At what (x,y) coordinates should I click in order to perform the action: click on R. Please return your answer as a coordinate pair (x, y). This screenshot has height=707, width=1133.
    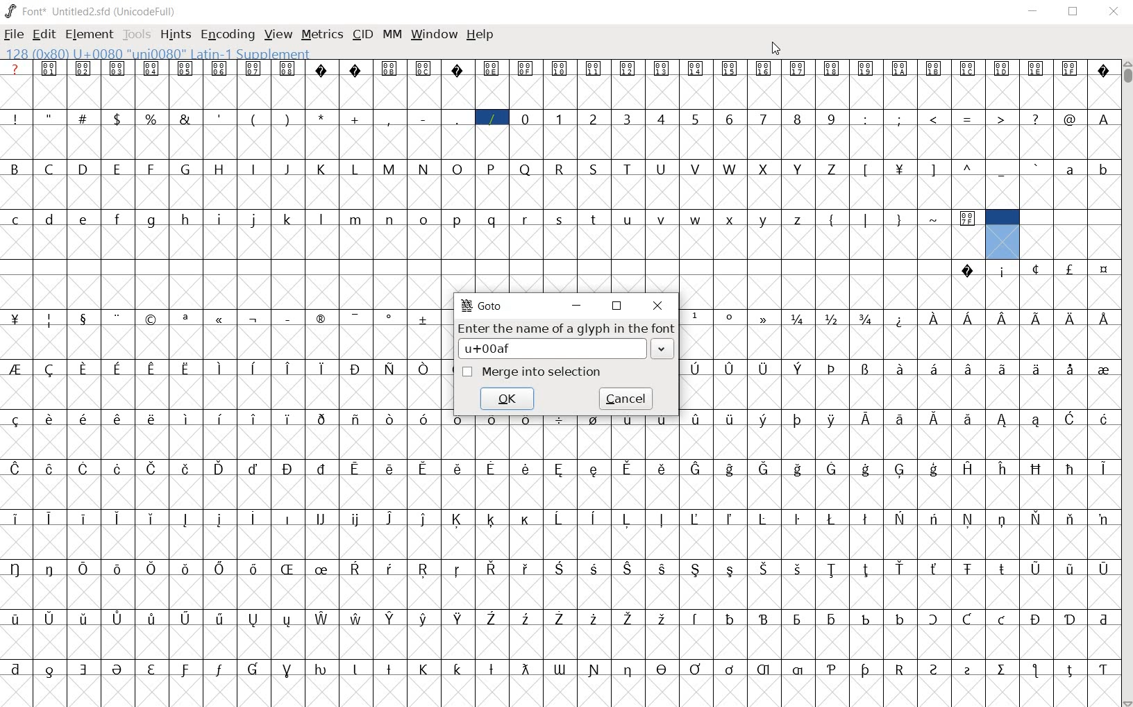
    Looking at the image, I should click on (561, 168).